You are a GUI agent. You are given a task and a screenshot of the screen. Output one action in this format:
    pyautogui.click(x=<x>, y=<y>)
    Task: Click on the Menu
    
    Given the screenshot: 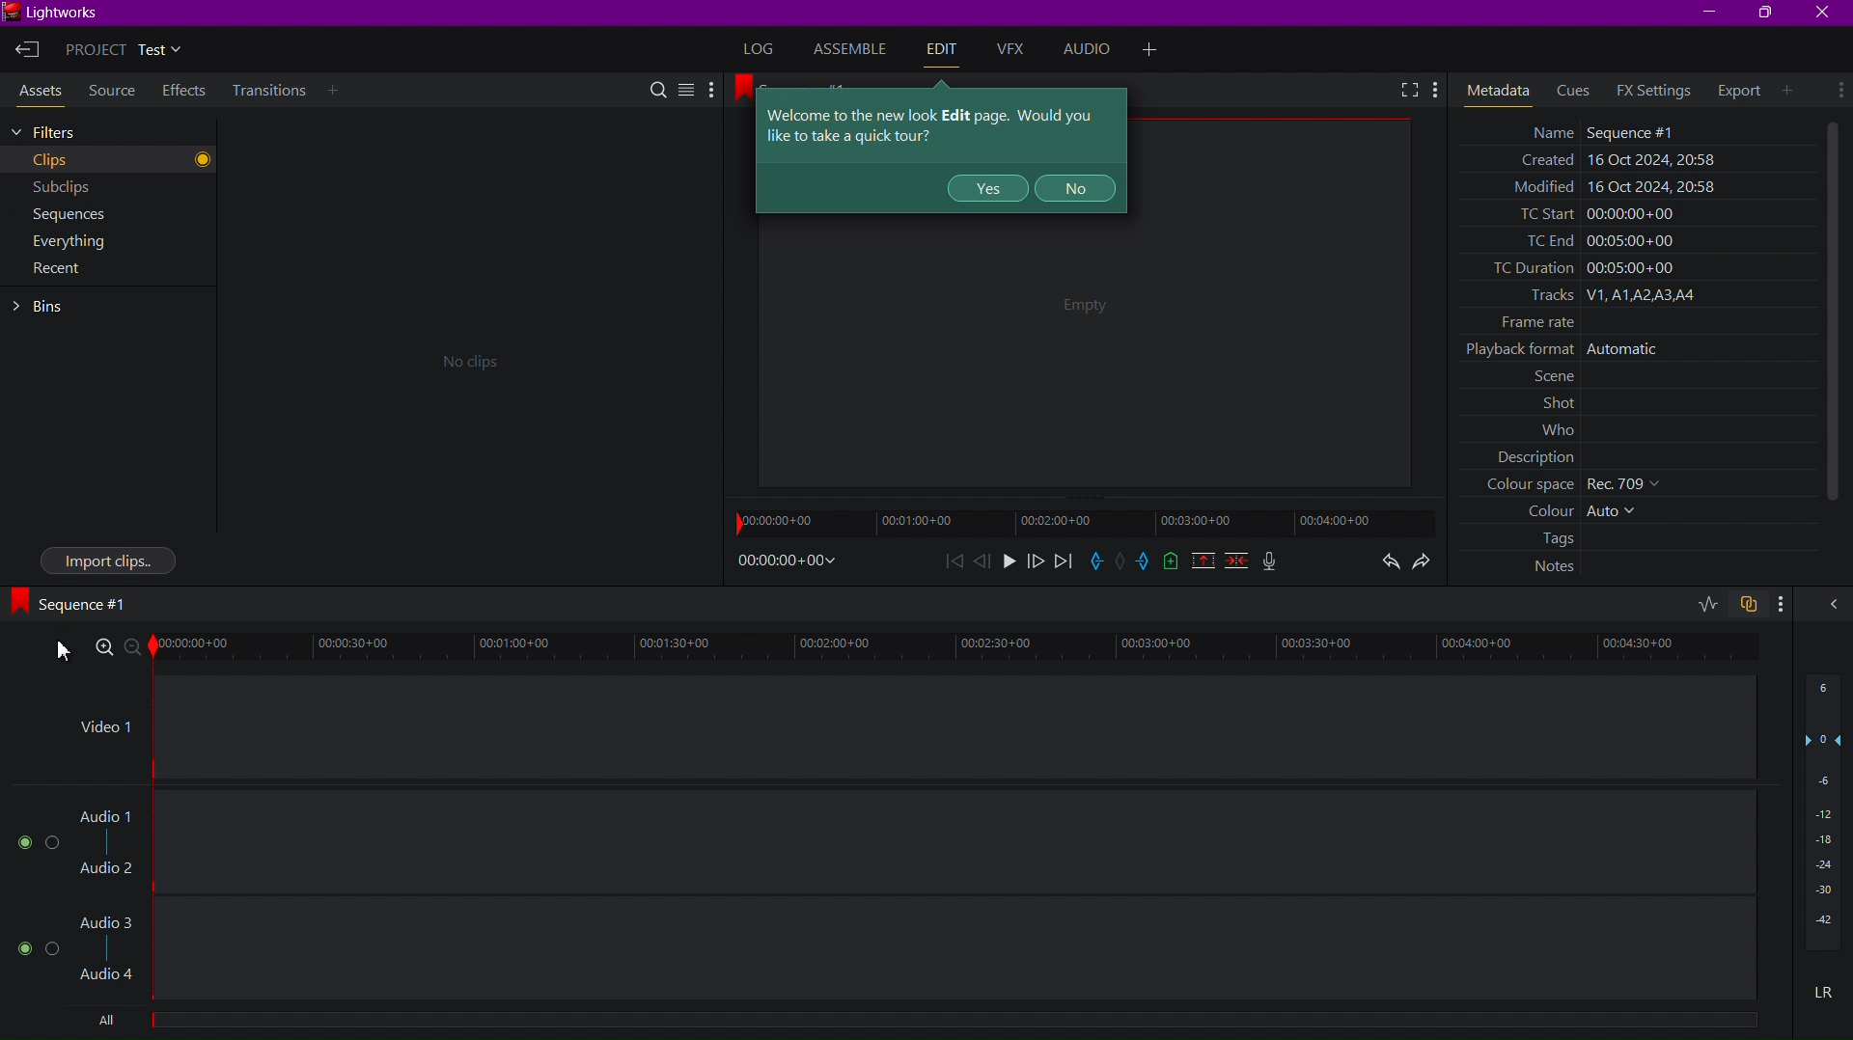 What is the action you would take?
    pyautogui.click(x=685, y=90)
    